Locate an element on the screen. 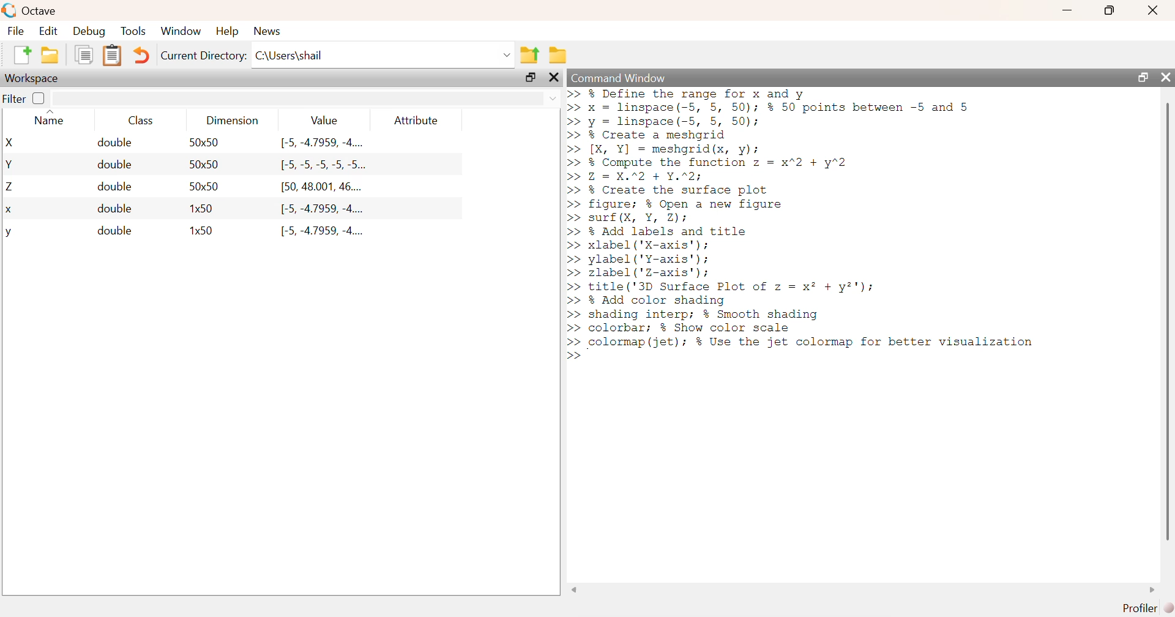 The image size is (1175, 617). scroll right is located at coordinates (1153, 589).